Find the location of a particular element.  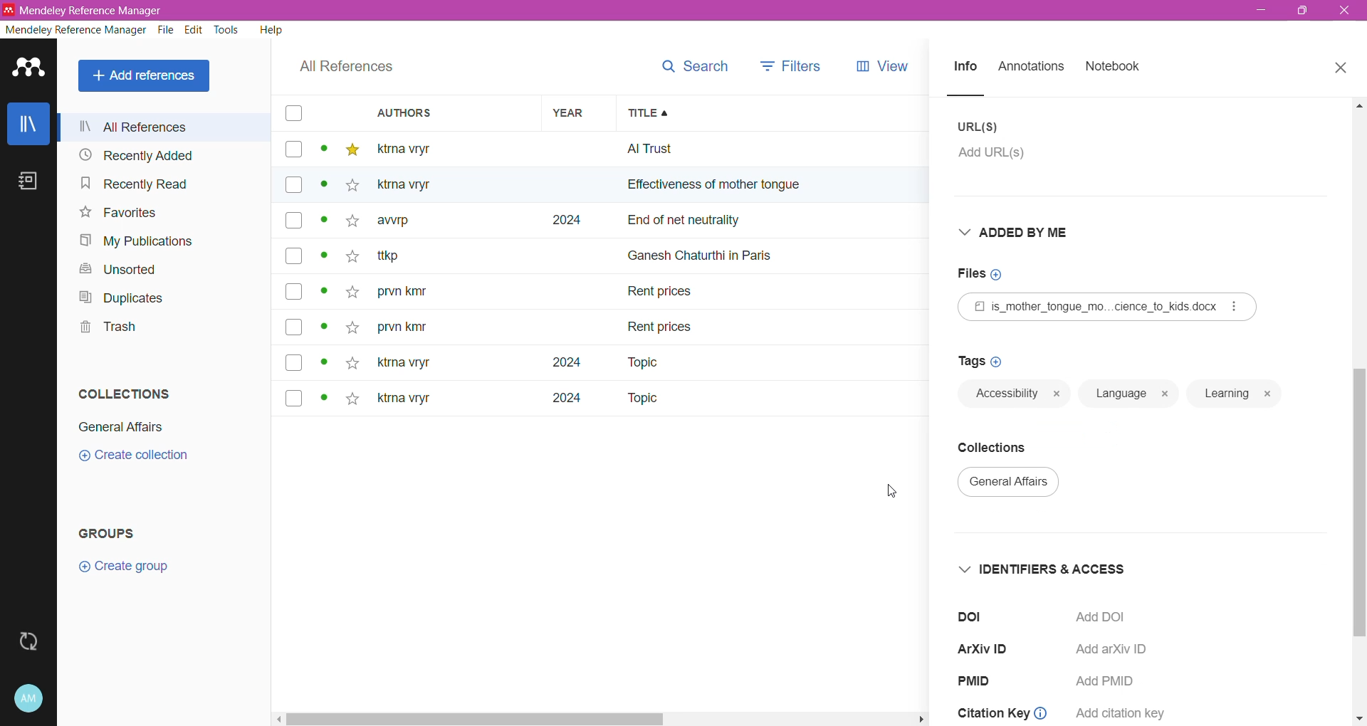

Identifiers and Access is located at coordinates (1048, 574).